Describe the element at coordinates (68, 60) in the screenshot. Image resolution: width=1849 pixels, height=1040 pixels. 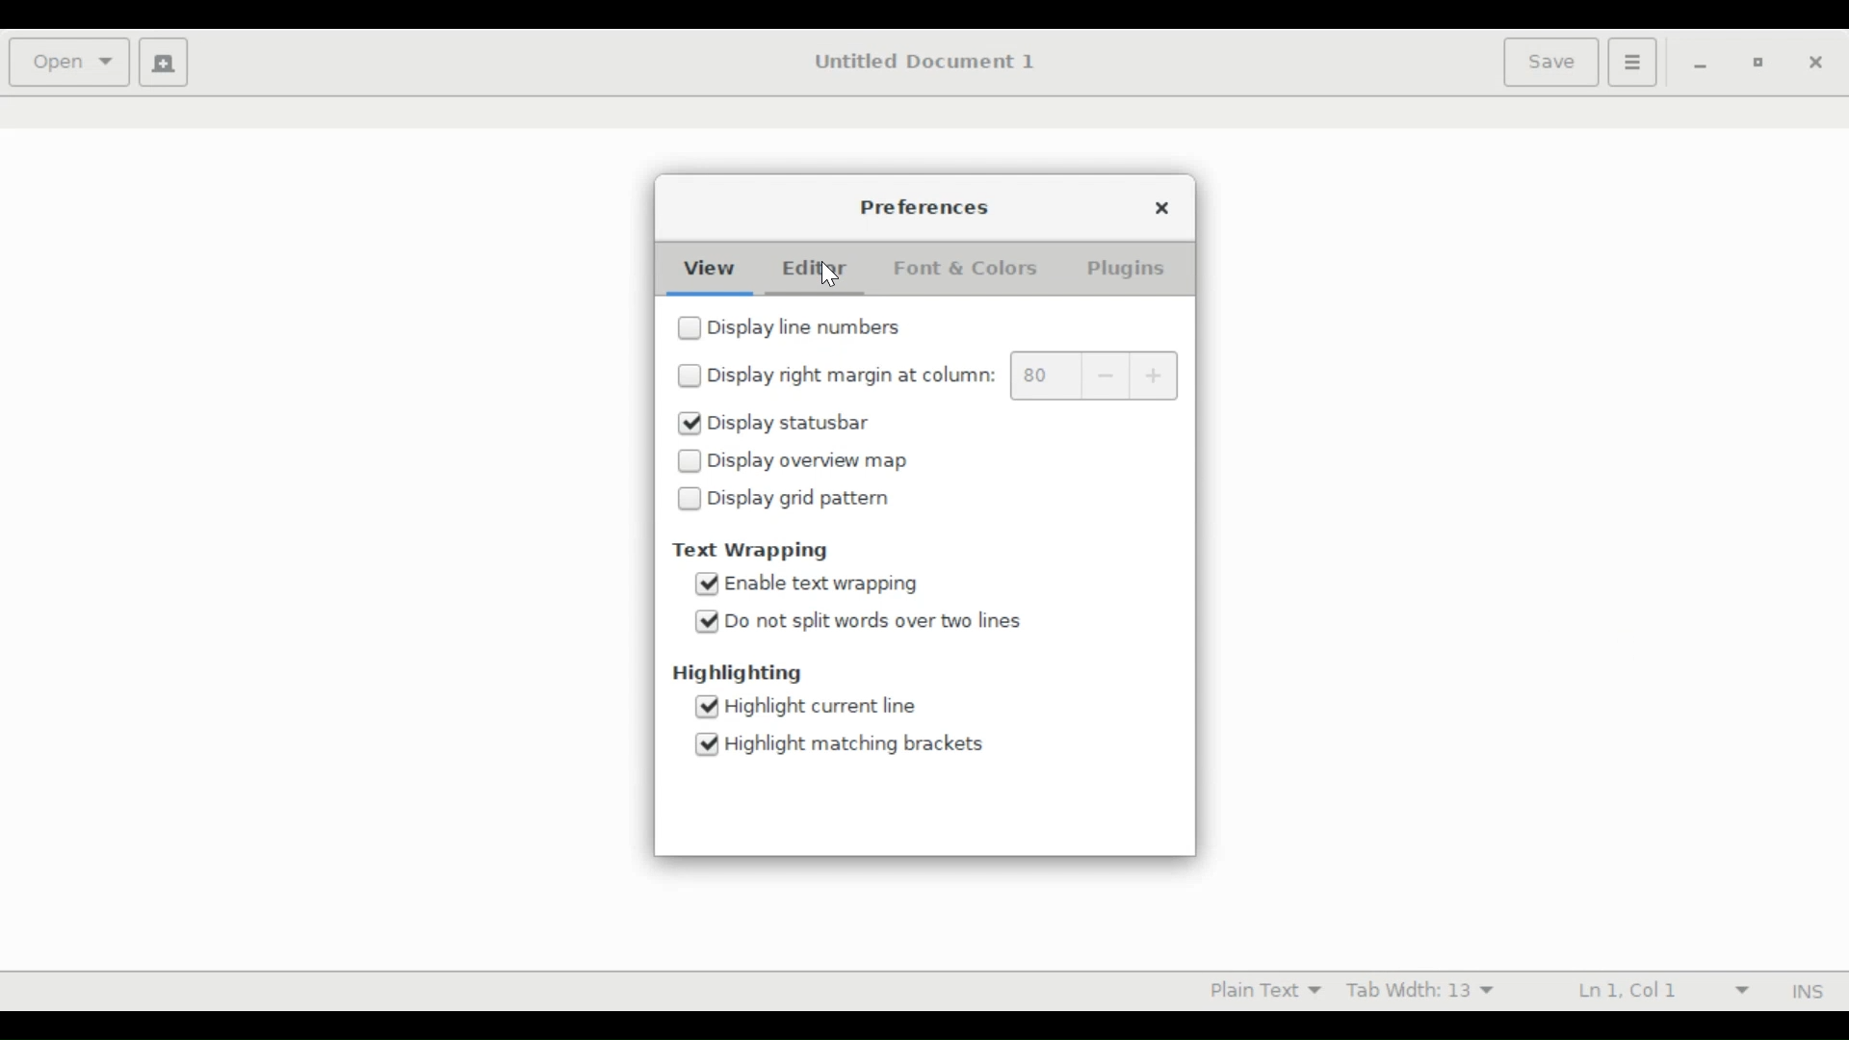
I see `Open` at that location.